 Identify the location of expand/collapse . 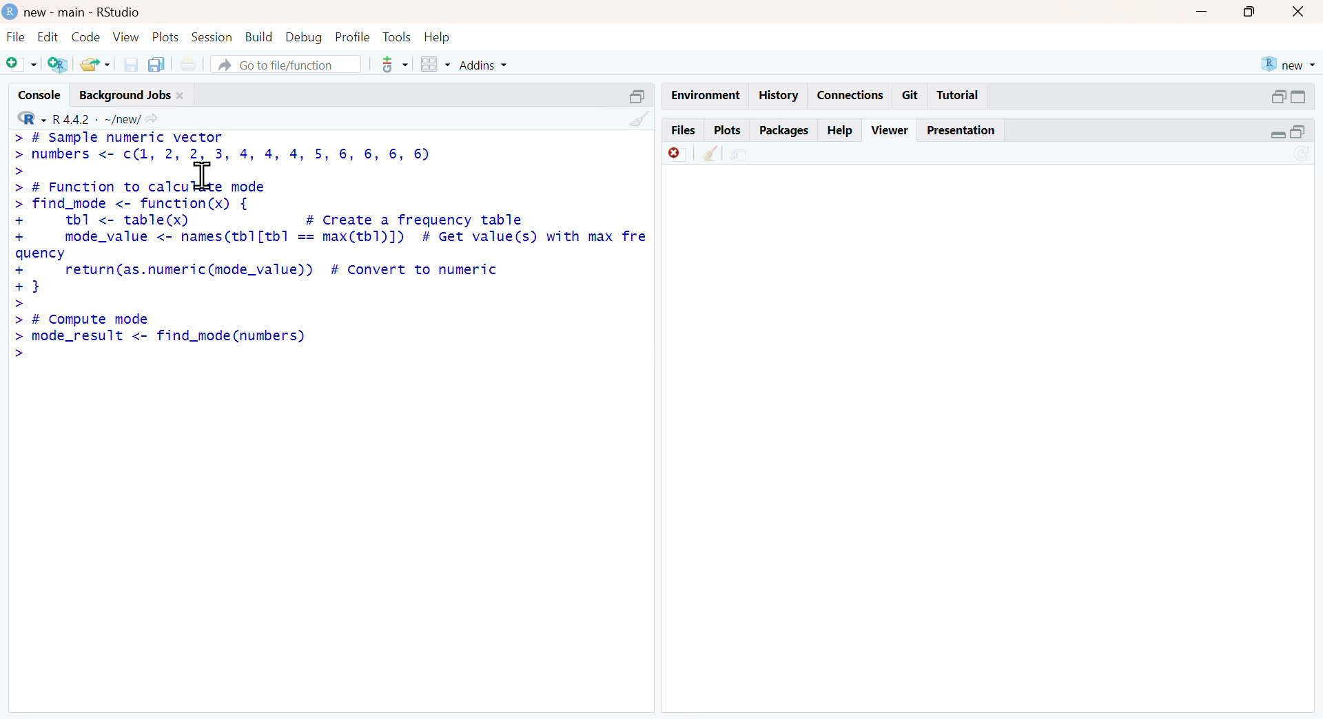
(1298, 96).